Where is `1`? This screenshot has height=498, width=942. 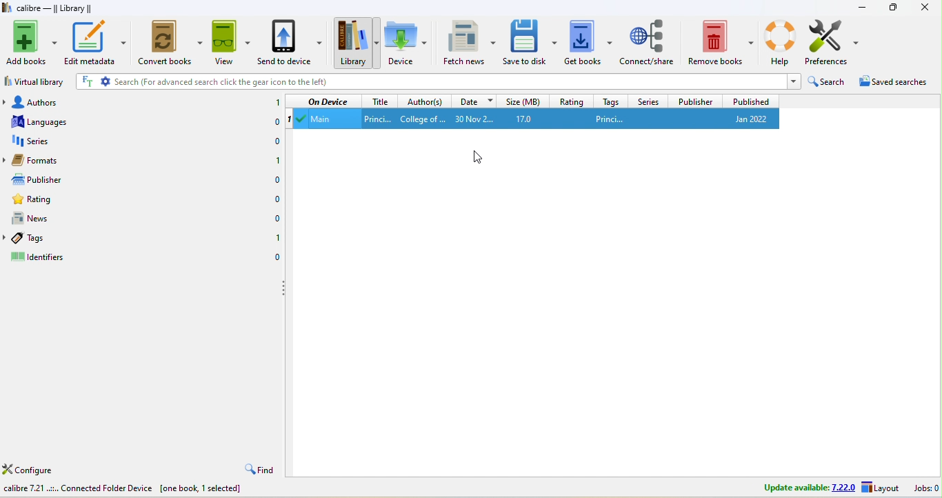
1 is located at coordinates (275, 103).